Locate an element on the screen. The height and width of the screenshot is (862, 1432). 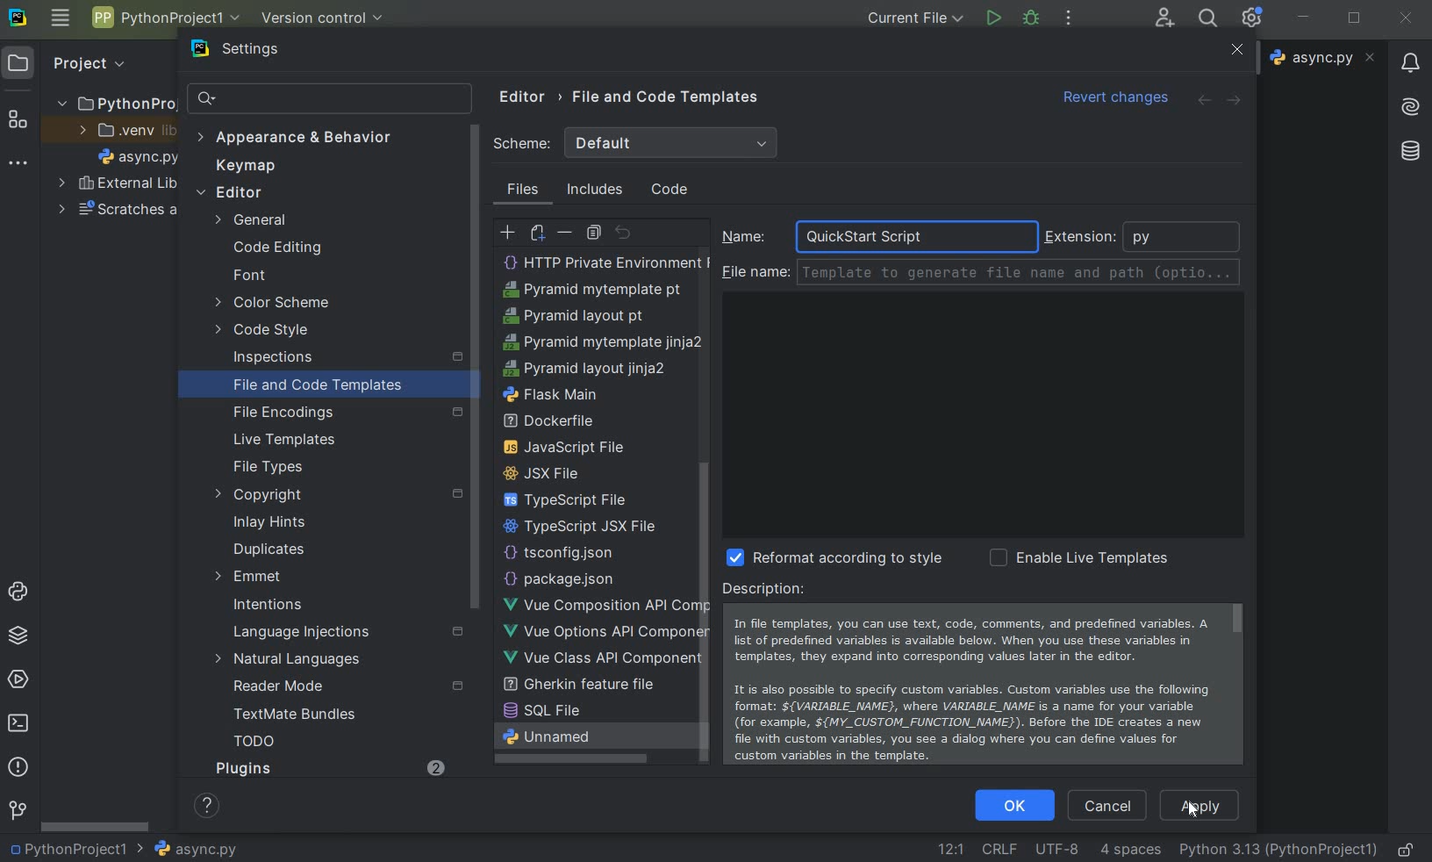
.venv is located at coordinates (126, 131).